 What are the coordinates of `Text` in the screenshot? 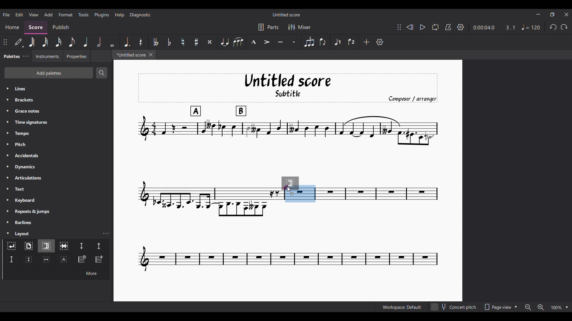 It's located at (57, 189).